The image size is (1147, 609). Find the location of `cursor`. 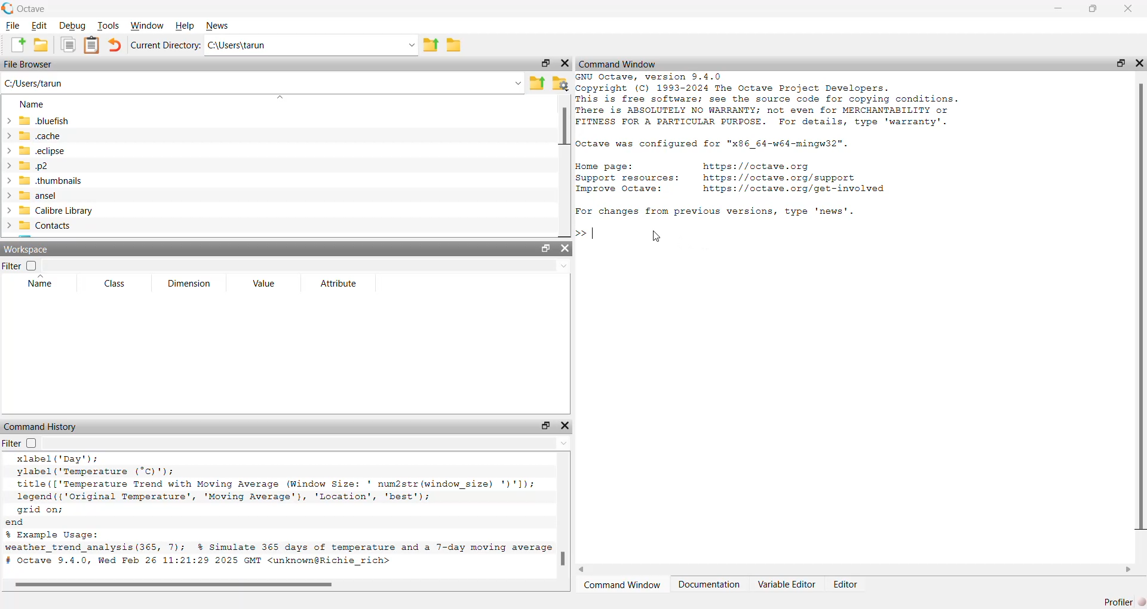

cursor is located at coordinates (658, 238).